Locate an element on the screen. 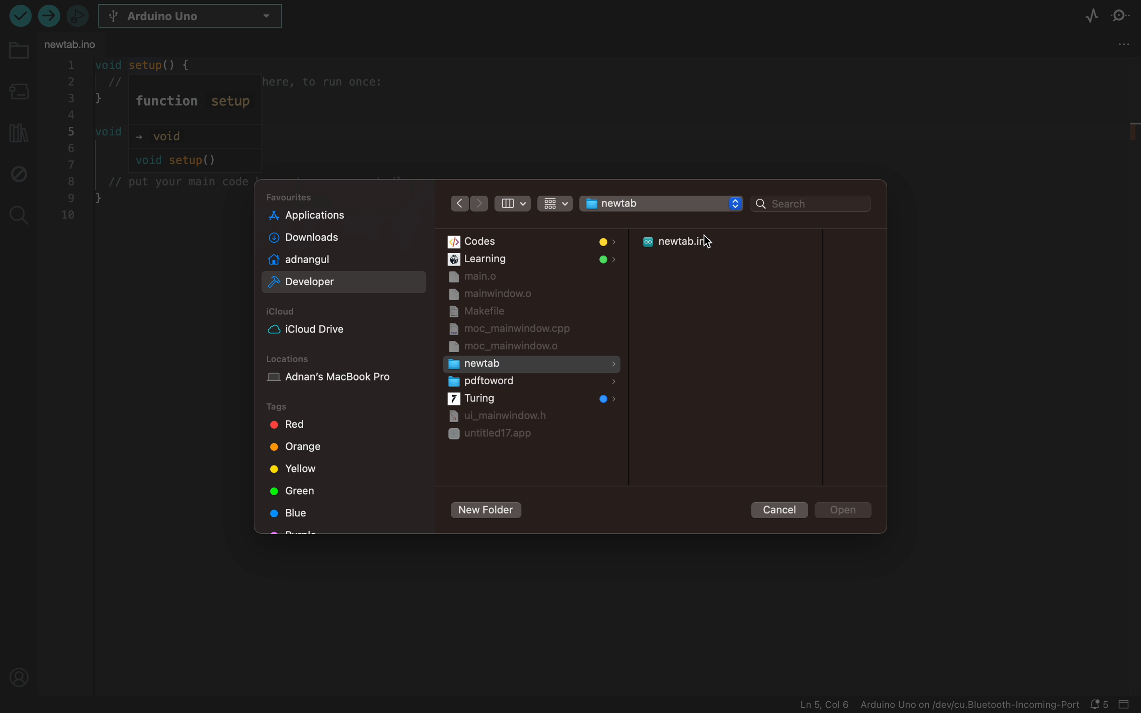 The image size is (1141, 713). moc window is located at coordinates (512, 329).